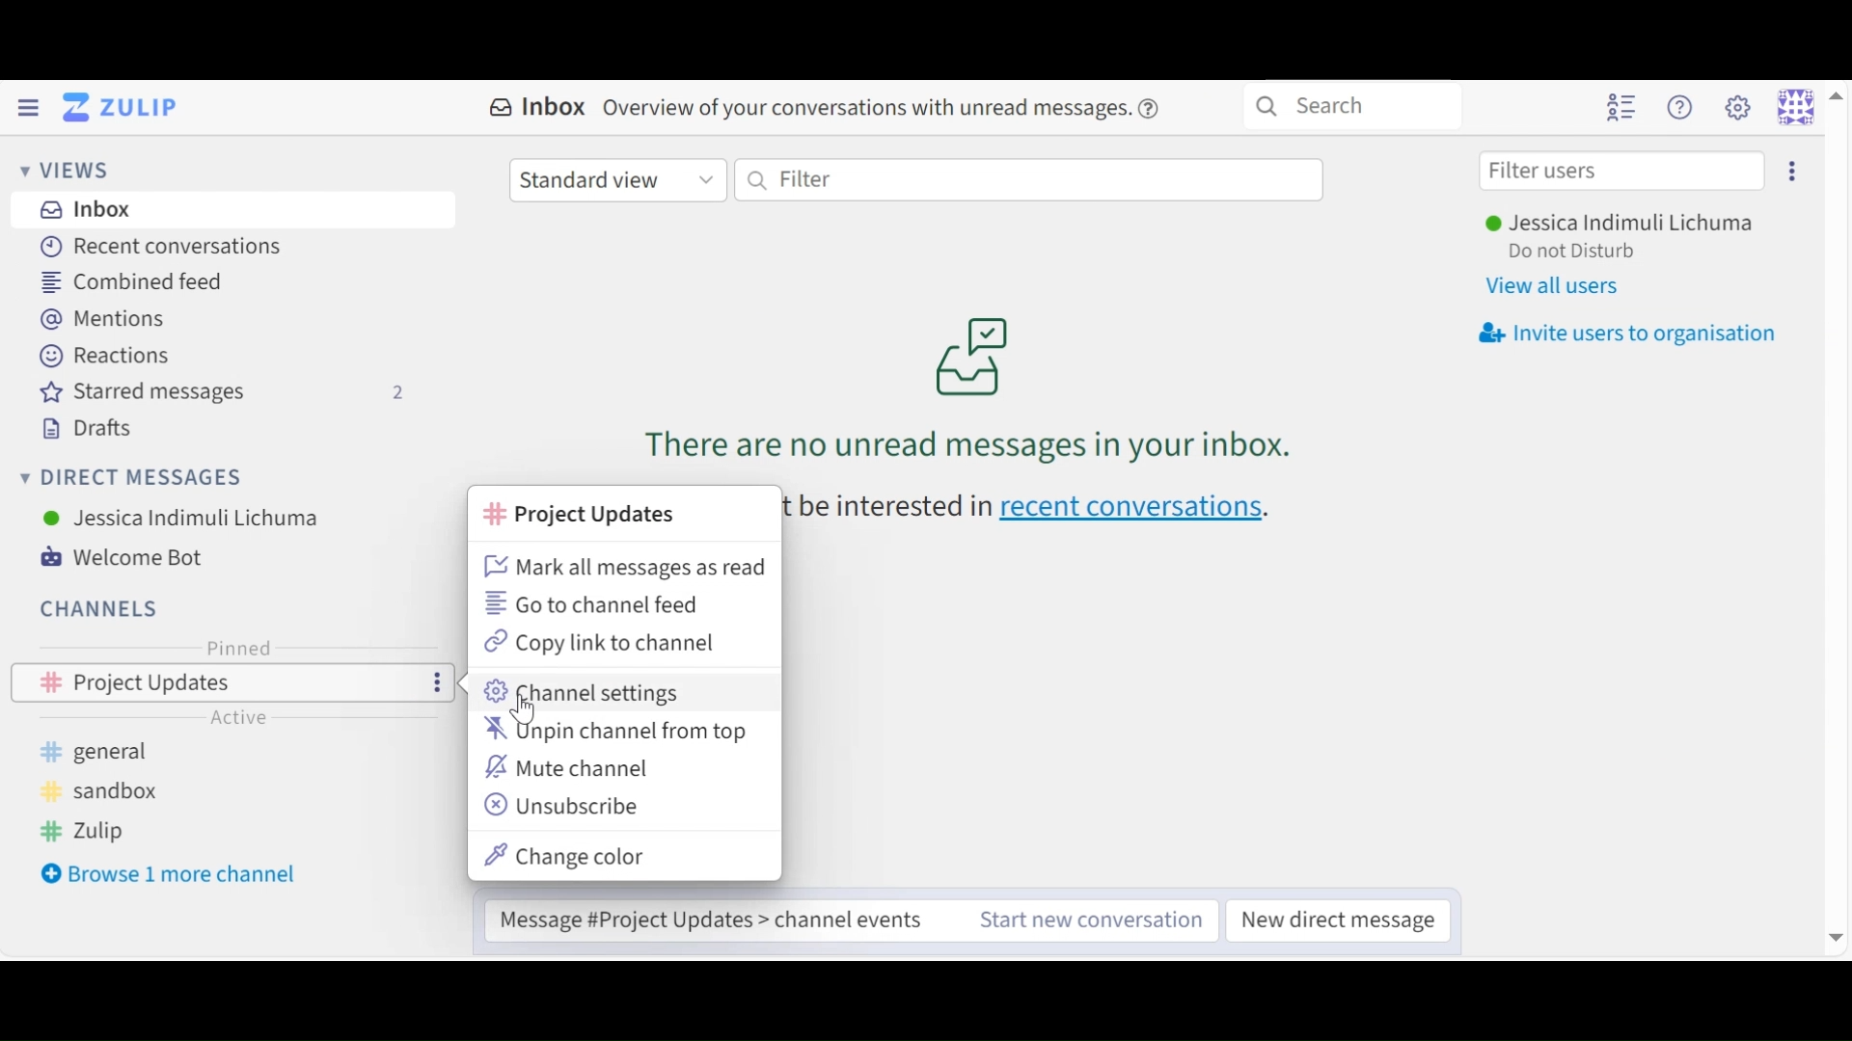  I want to click on Mentions, so click(115, 320).